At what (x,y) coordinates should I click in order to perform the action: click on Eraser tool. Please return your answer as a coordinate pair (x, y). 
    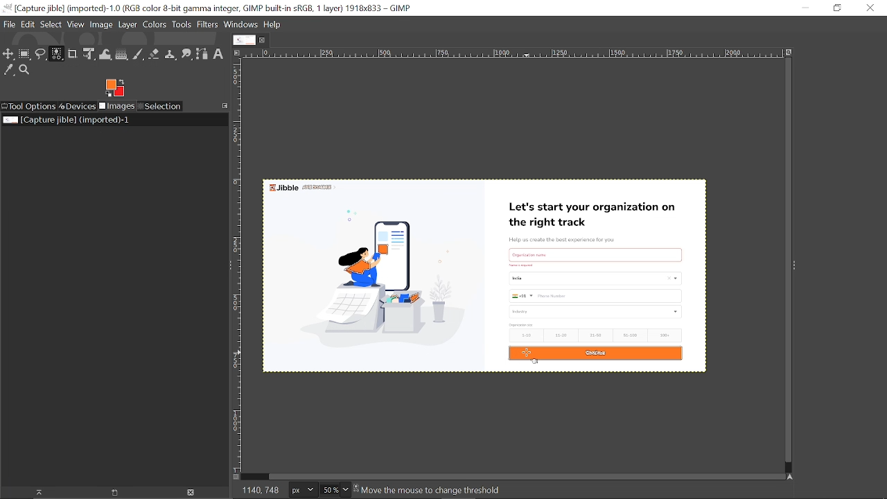
    Looking at the image, I should click on (154, 54).